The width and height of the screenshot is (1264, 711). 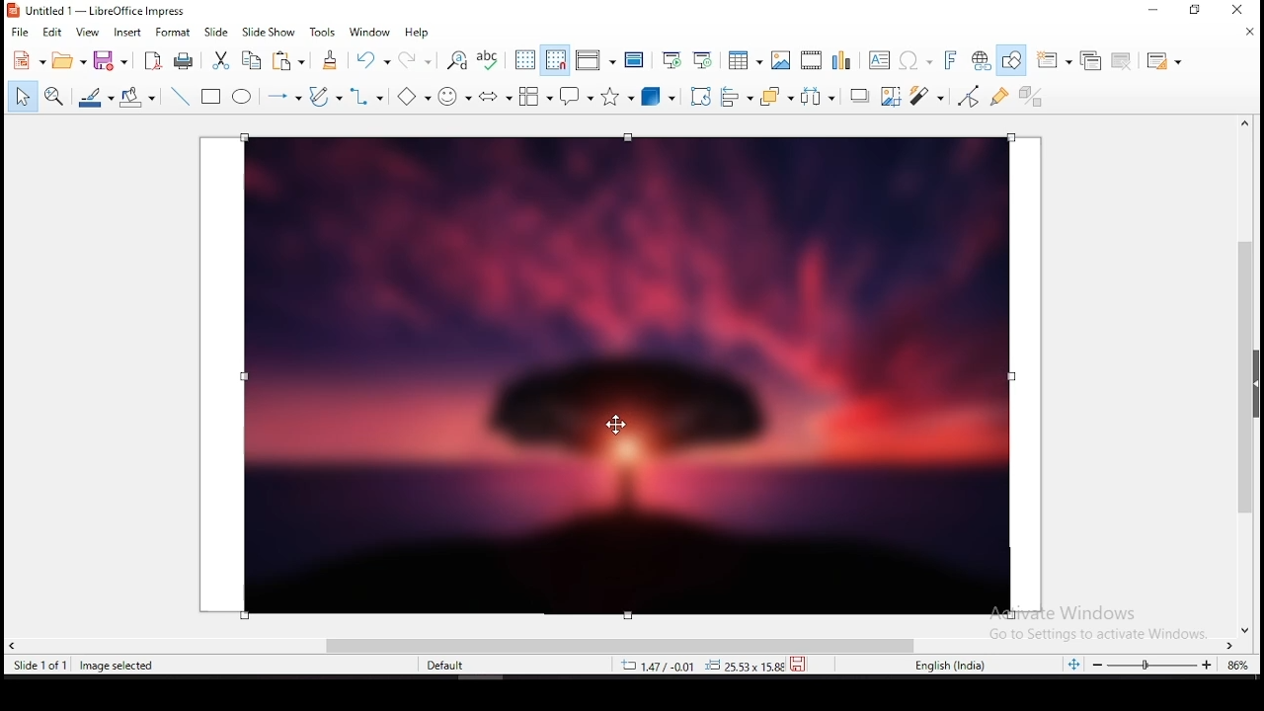 What do you see at coordinates (1015, 59) in the screenshot?
I see `show draw functions` at bounding box center [1015, 59].